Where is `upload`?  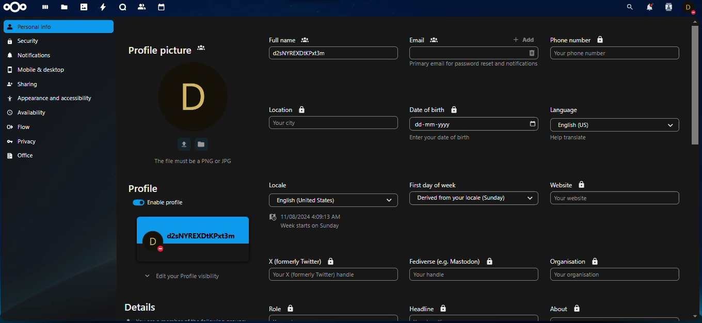 upload is located at coordinates (184, 144).